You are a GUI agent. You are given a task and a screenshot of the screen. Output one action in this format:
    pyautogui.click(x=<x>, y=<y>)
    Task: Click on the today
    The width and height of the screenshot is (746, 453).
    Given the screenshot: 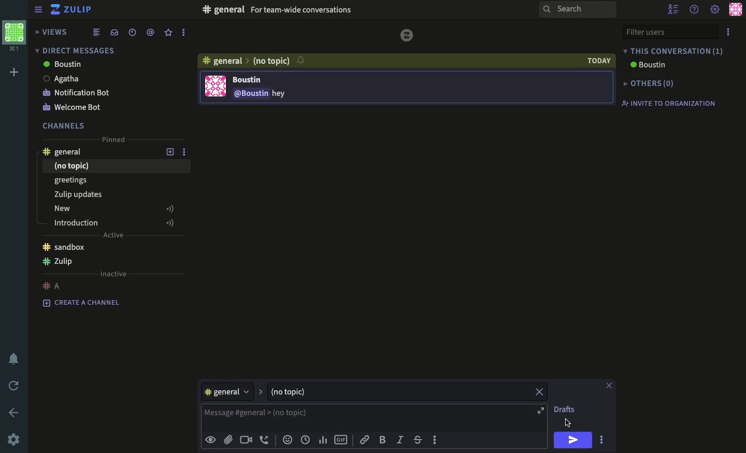 What is the action you would take?
    pyautogui.click(x=599, y=61)
    